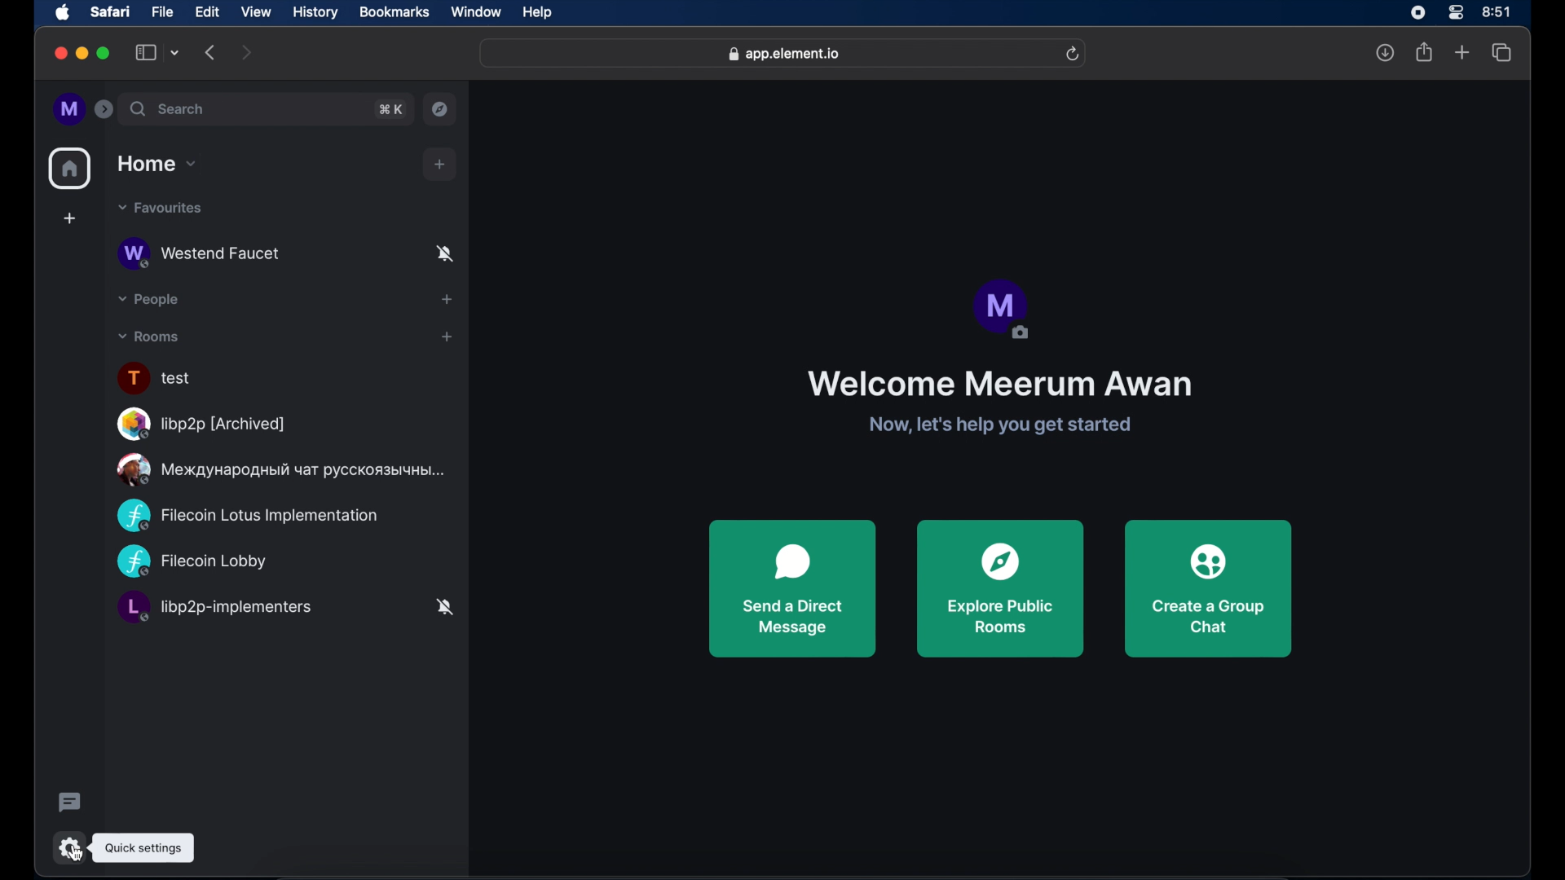 The width and height of the screenshot is (1565, 880). I want to click on screen recorder icon, so click(1416, 13).